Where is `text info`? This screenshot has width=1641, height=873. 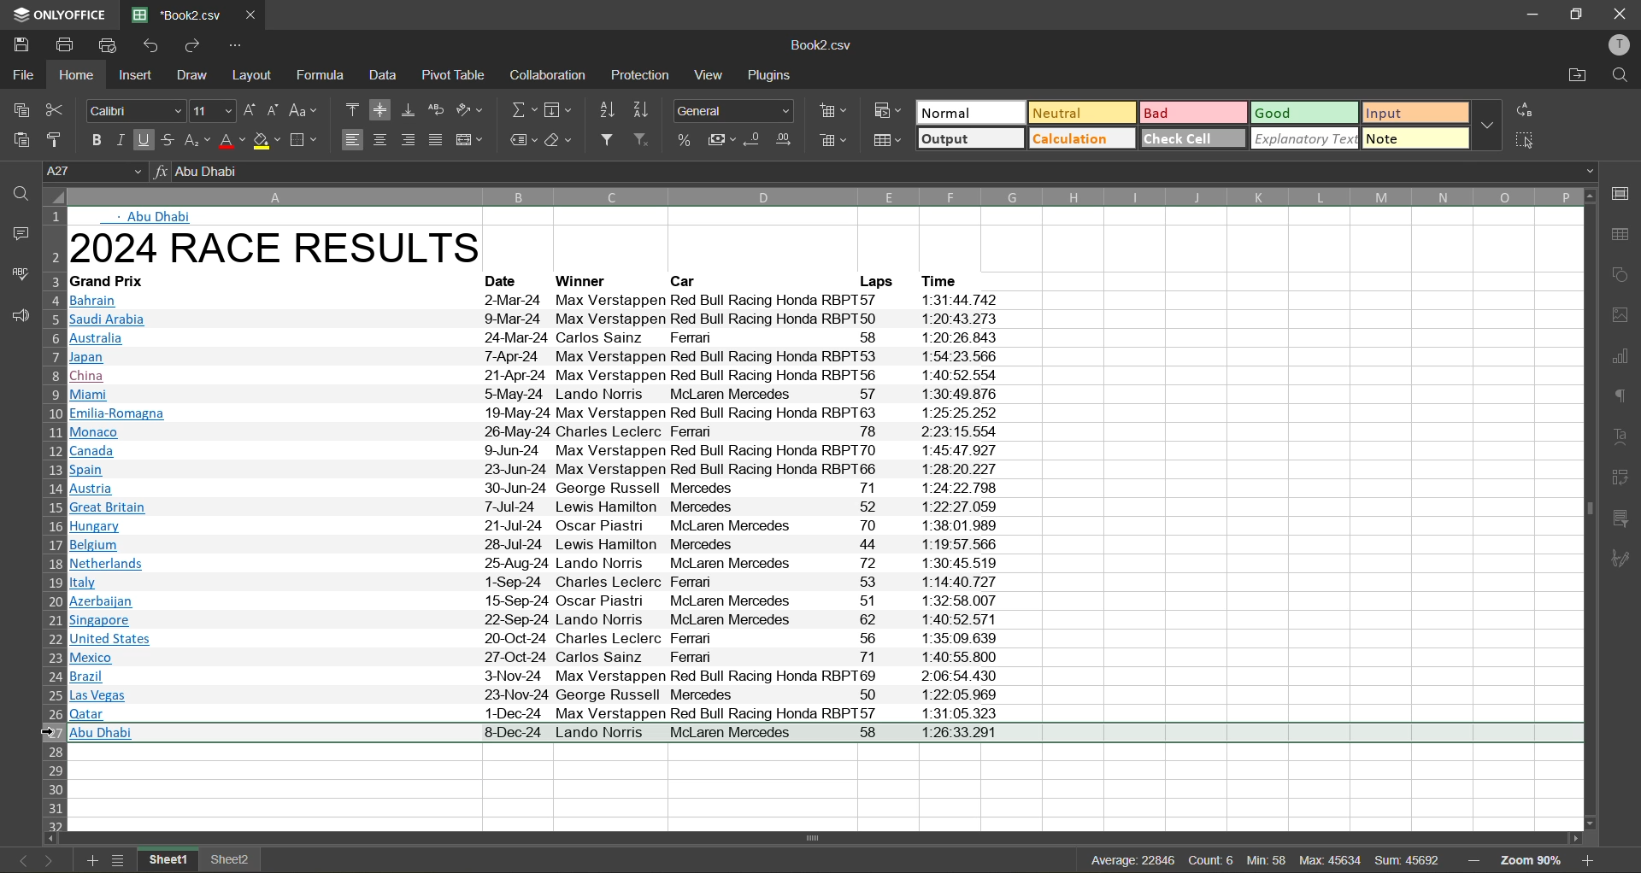 text info is located at coordinates (532, 601).